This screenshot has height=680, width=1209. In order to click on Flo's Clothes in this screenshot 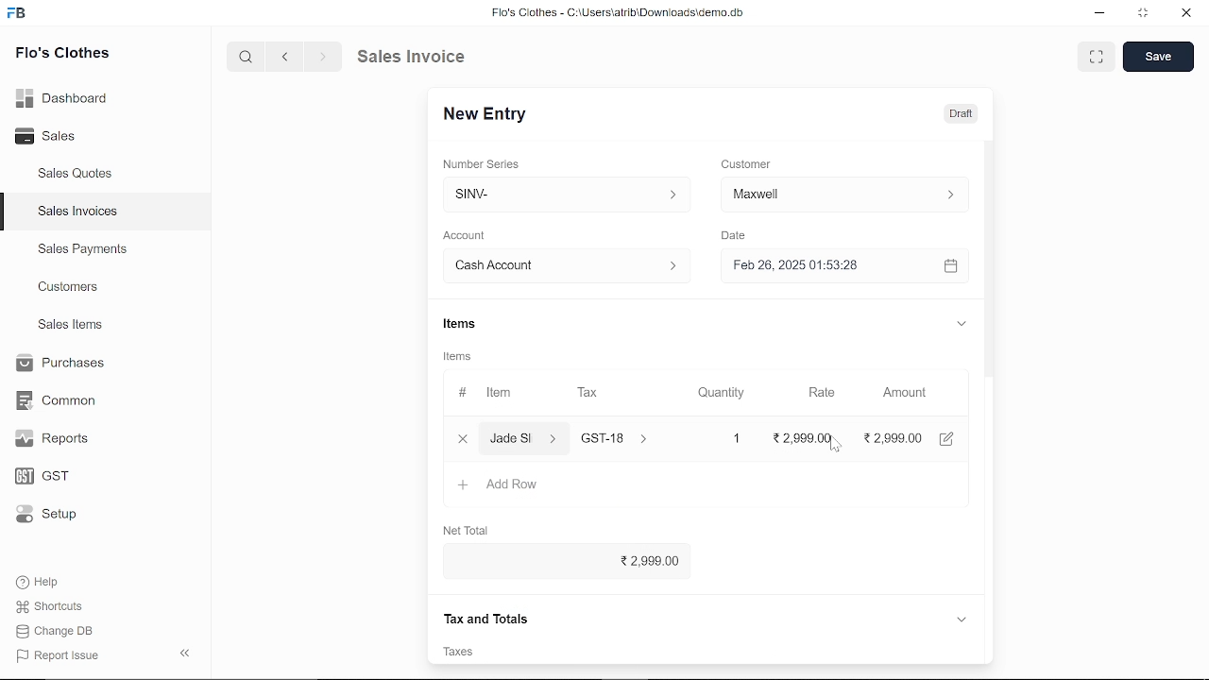, I will do `click(62, 55)`.